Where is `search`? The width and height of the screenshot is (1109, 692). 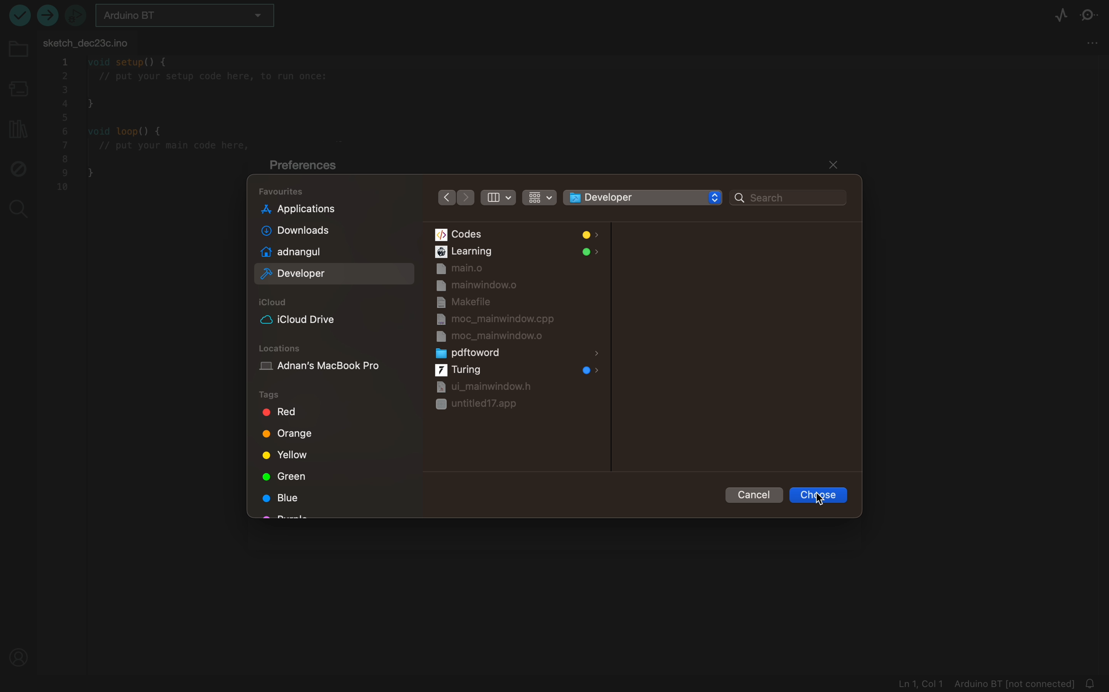
search is located at coordinates (791, 197).